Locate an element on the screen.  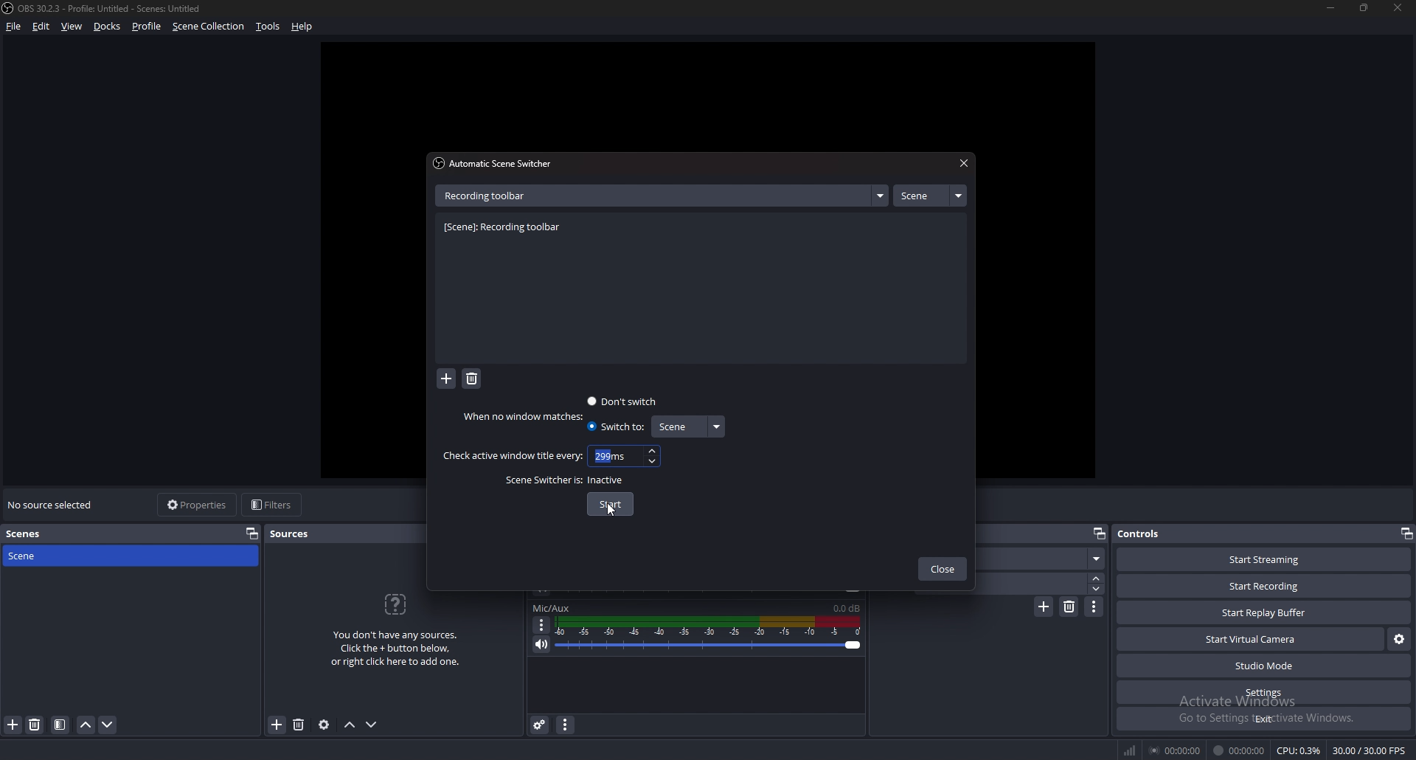
remove transition is located at coordinates (1070, 607).